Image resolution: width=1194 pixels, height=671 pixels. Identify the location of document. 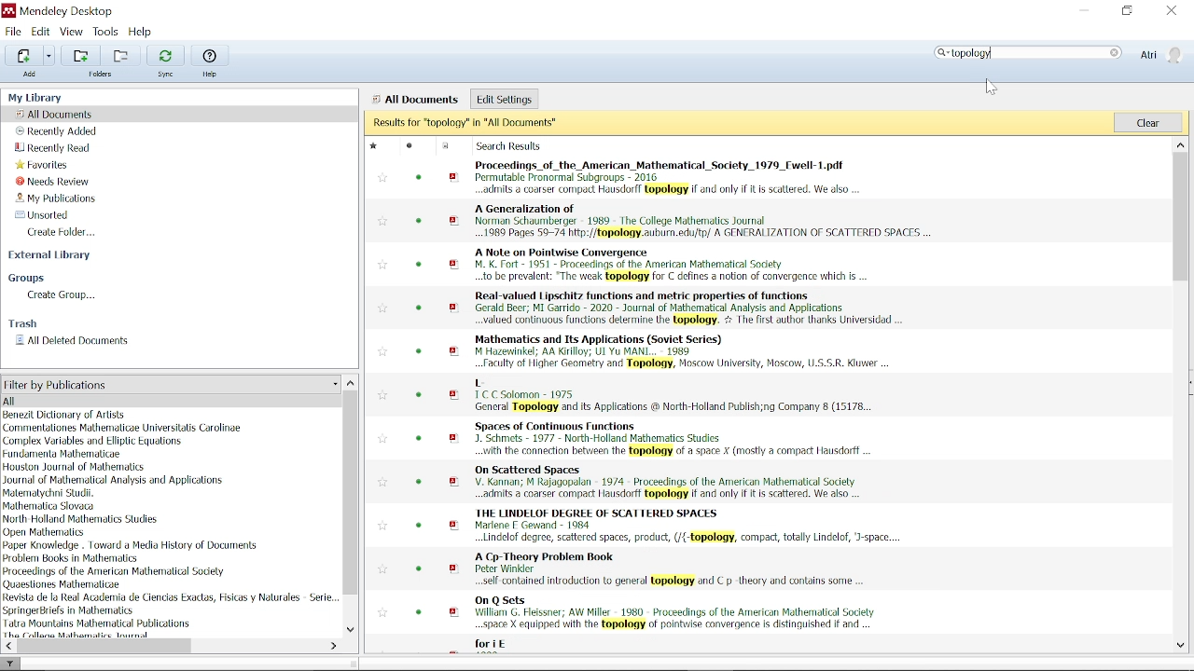
(448, 146).